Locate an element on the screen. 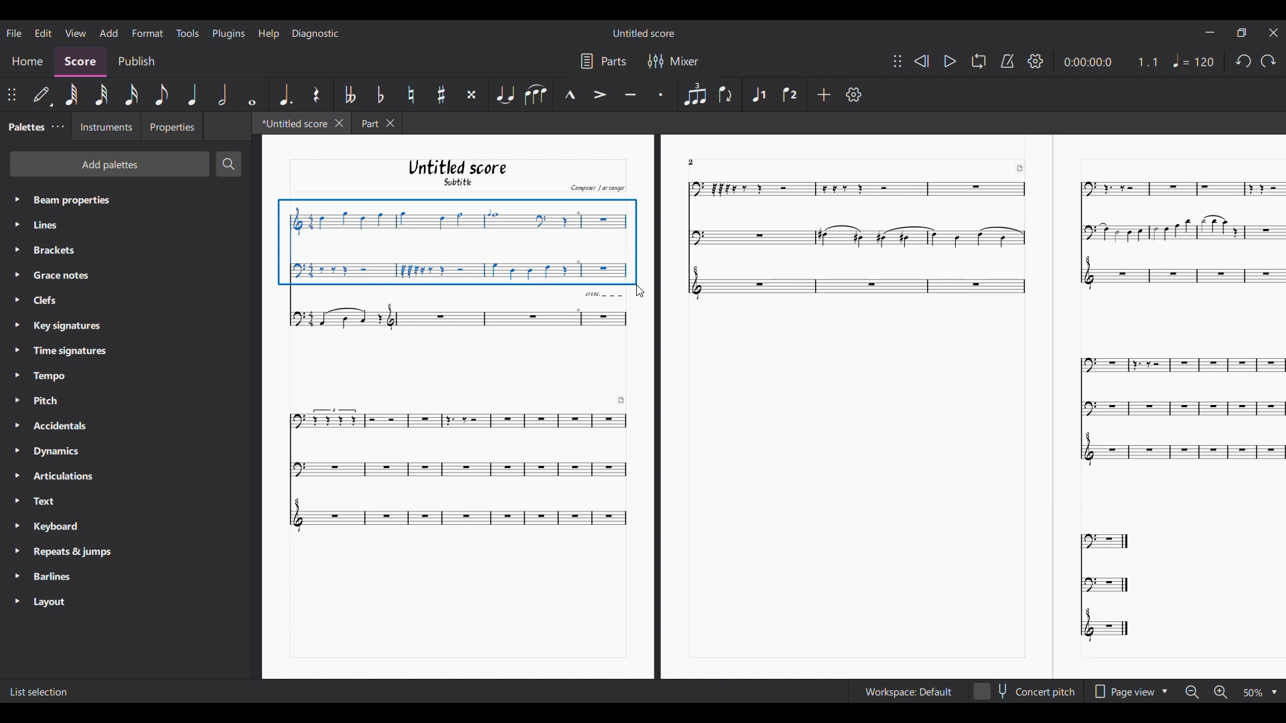 This screenshot has height=723, width=1286. 64th note is located at coordinates (74, 95).